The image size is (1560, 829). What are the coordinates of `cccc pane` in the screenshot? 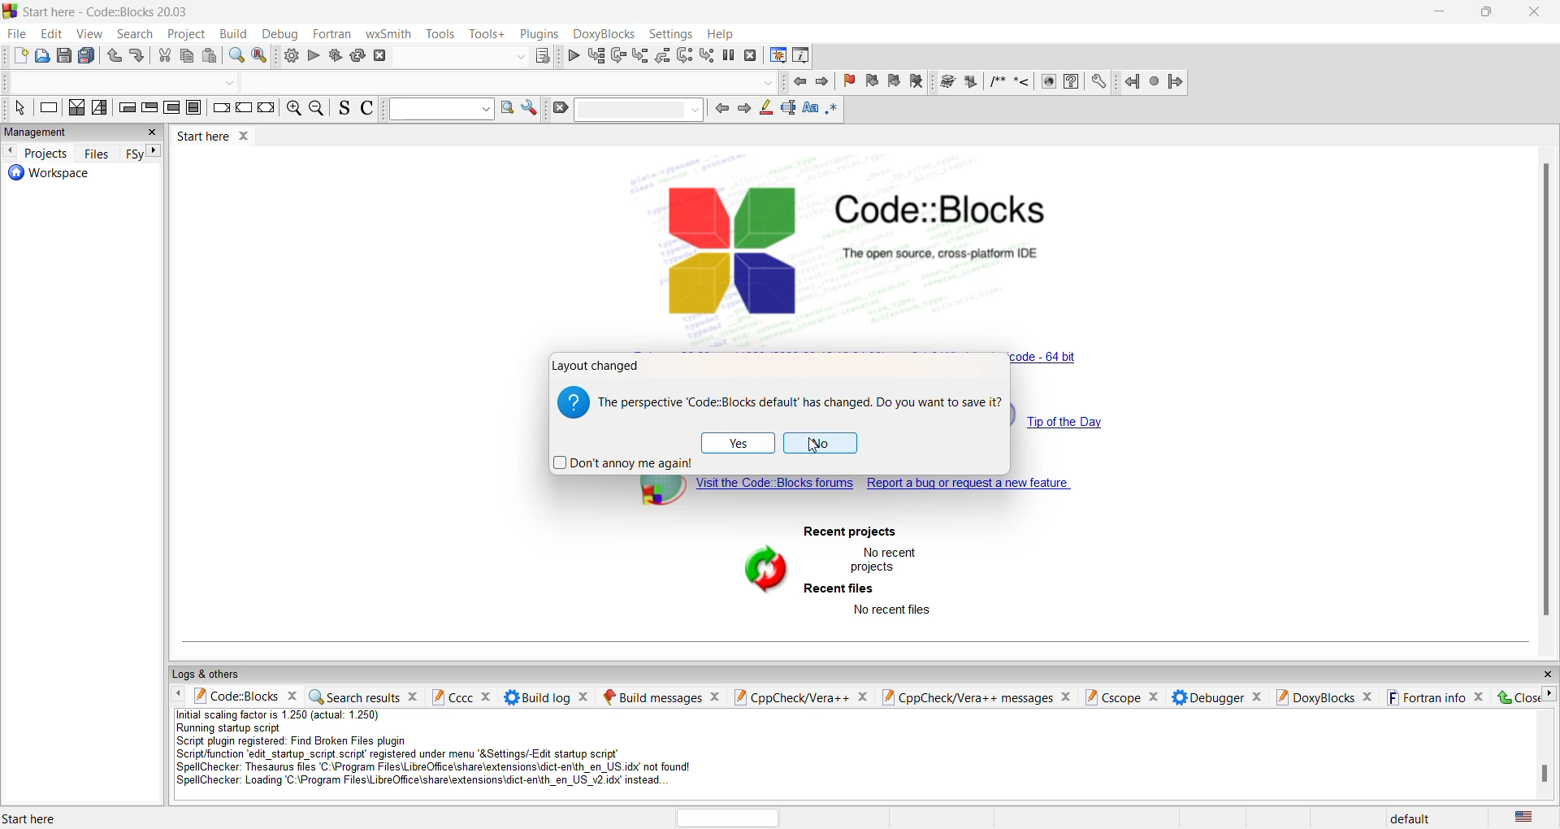 It's located at (464, 695).